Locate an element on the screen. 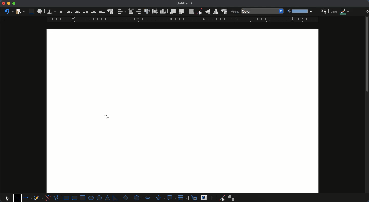 The width and height of the screenshot is (369, 202). expand is located at coordinates (367, 12).